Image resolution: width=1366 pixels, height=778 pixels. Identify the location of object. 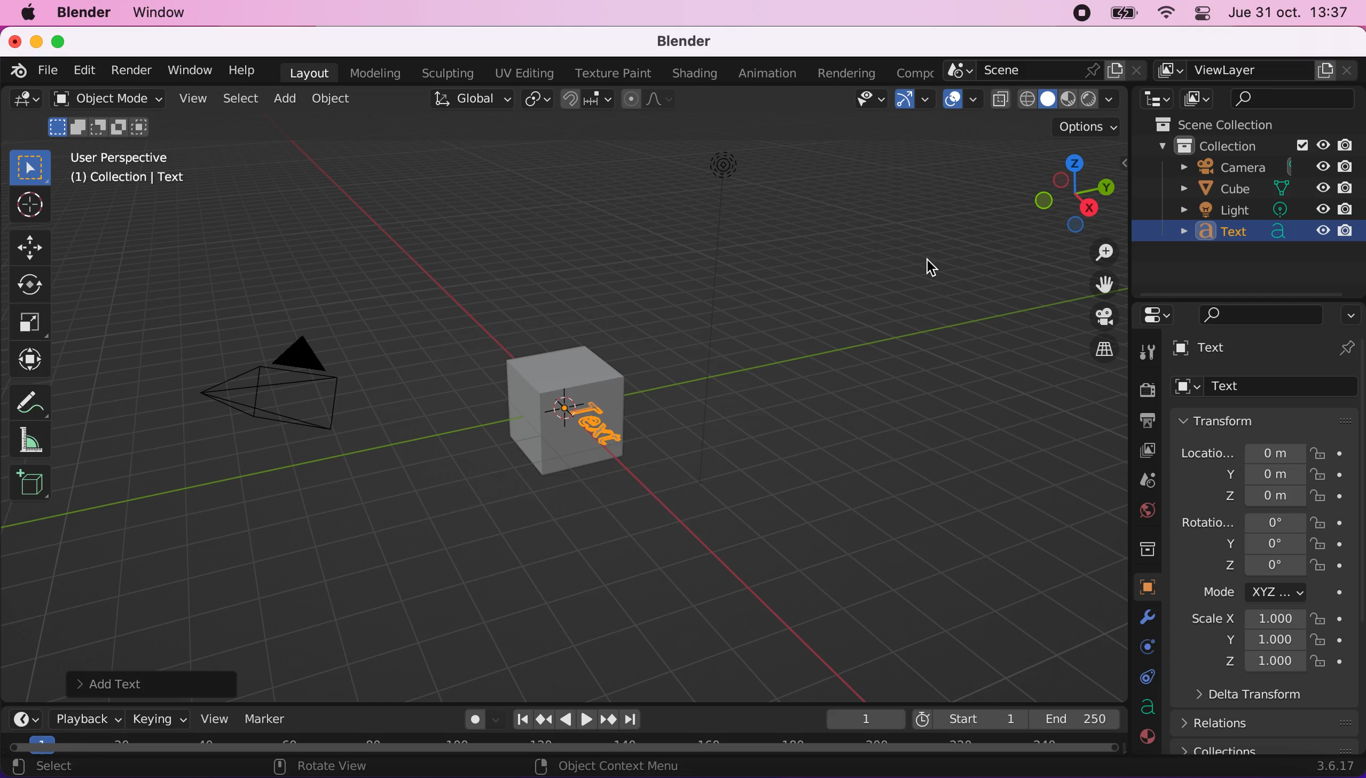
(337, 100).